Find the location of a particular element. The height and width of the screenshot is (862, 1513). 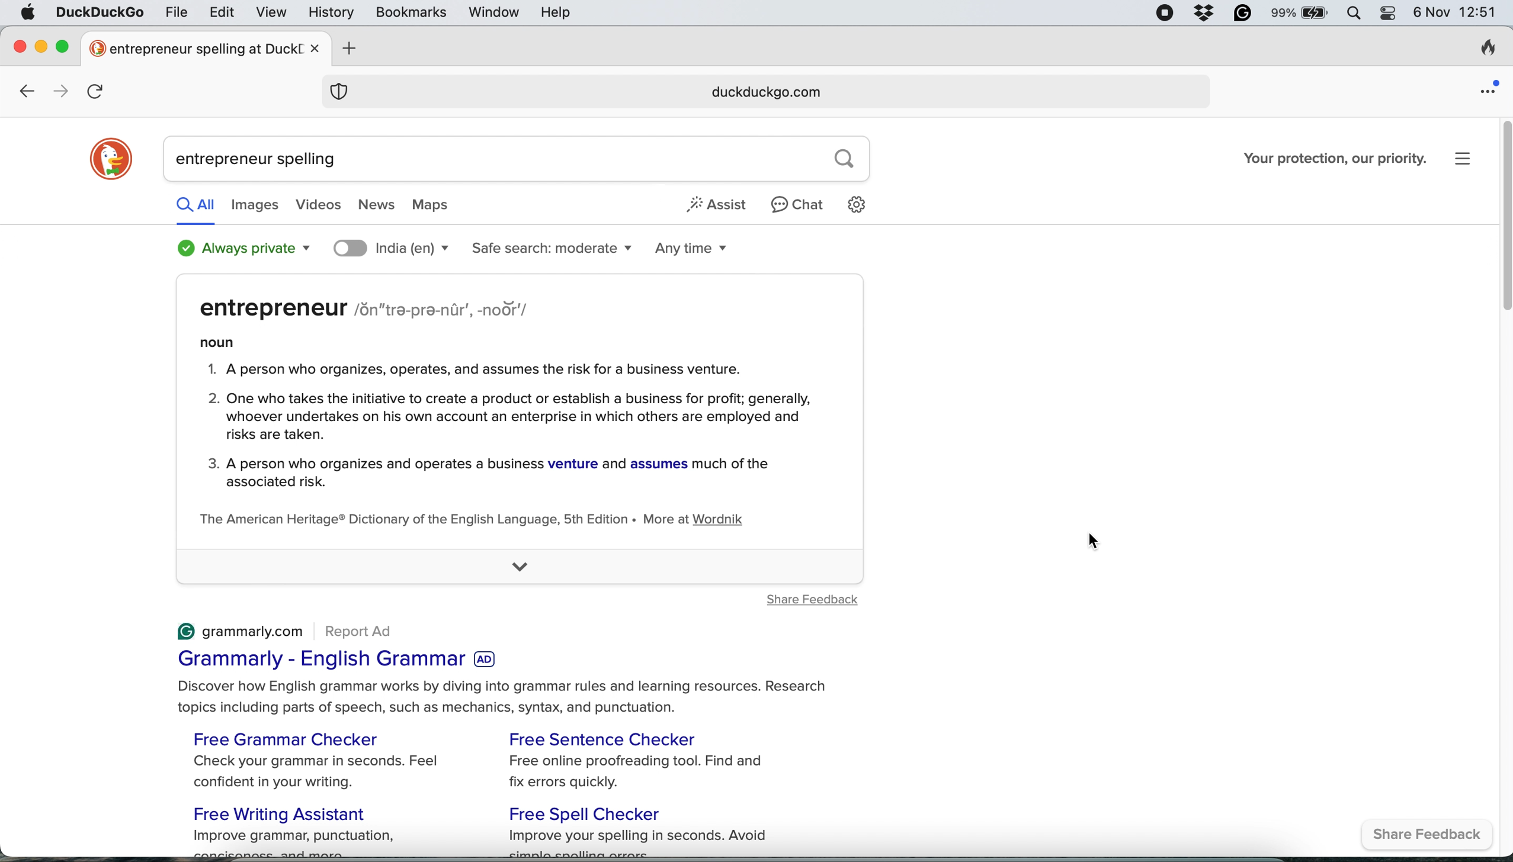

6 Nov 12:51 is located at coordinates (1457, 13).